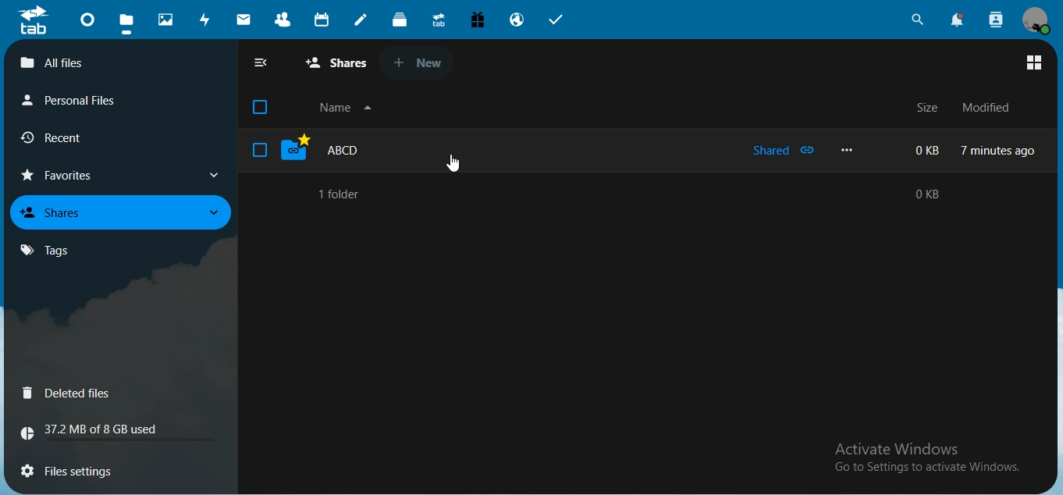 The image size is (1063, 495). I want to click on icon, so click(33, 20).